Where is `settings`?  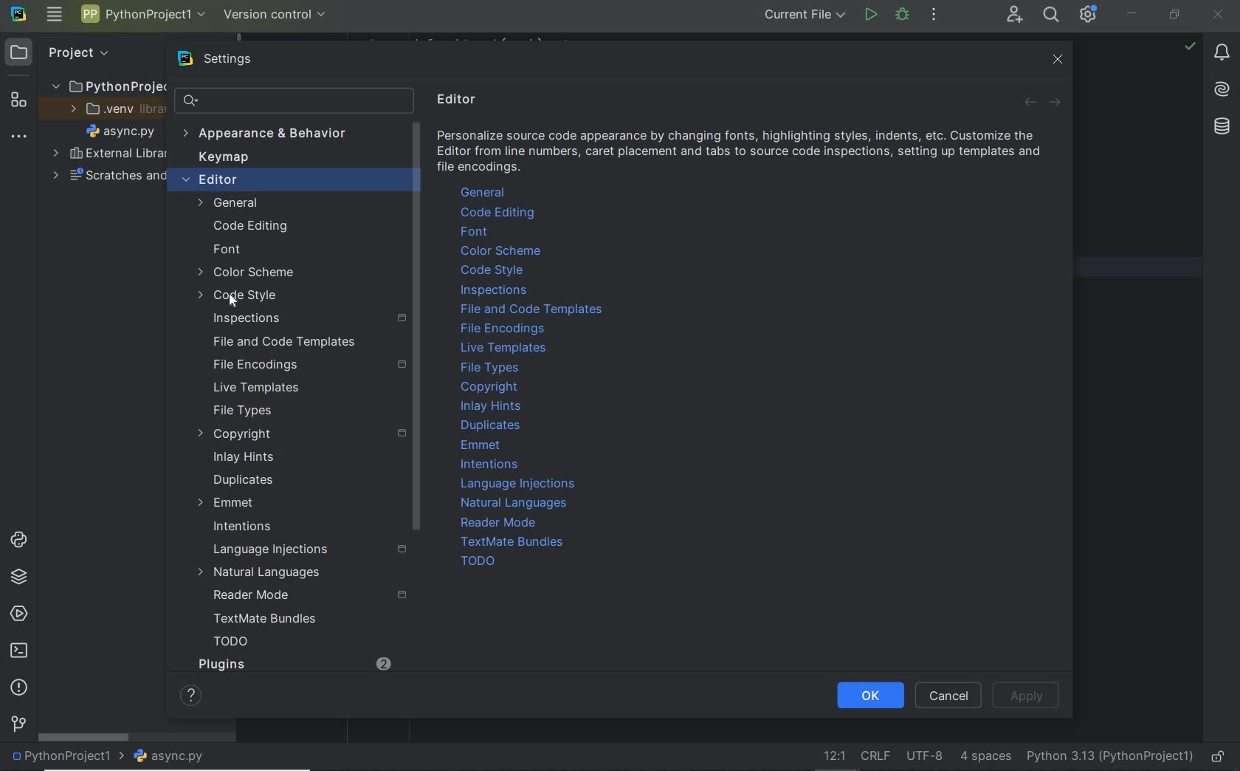
settings is located at coordinates (234, 59).